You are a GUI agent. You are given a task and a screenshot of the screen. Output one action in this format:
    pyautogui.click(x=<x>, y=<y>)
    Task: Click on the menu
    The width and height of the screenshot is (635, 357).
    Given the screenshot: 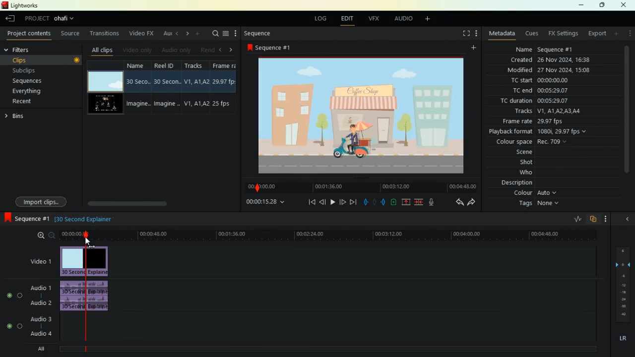 What is the action you would take?
    pyautogui.click(x=479, y=33)
    